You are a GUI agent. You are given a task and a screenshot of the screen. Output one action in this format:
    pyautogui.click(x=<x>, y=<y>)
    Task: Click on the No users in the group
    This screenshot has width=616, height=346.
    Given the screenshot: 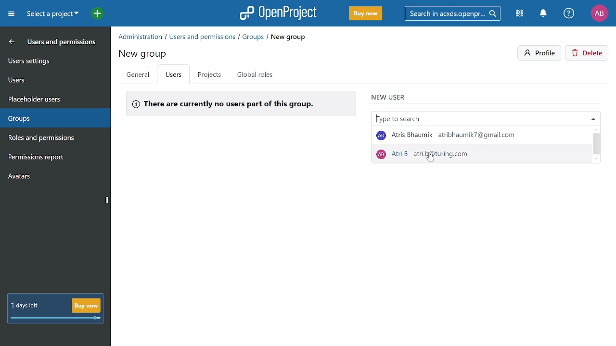 What is the action you would take?
    pyautogui.click(x=240, y=103)
    